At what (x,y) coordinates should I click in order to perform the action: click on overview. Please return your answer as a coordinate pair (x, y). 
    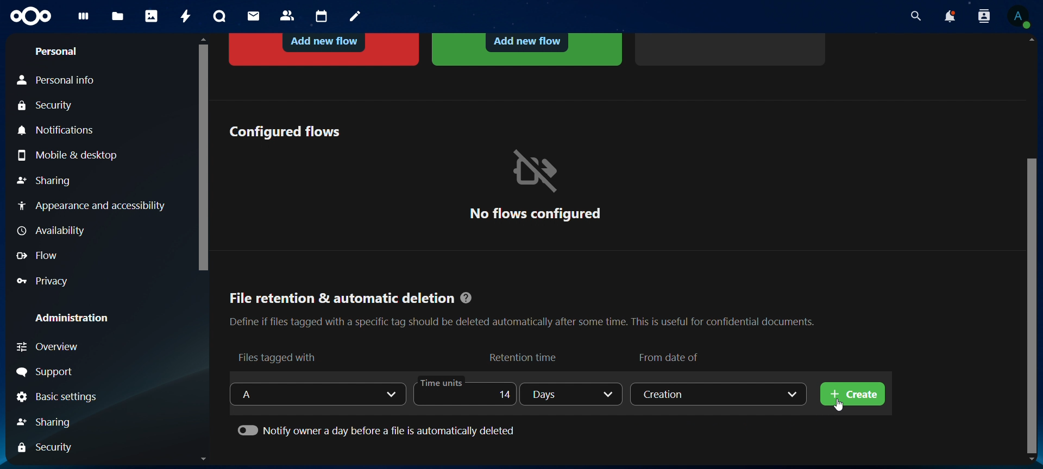
    Looking at the image, I should click on (69, 347).